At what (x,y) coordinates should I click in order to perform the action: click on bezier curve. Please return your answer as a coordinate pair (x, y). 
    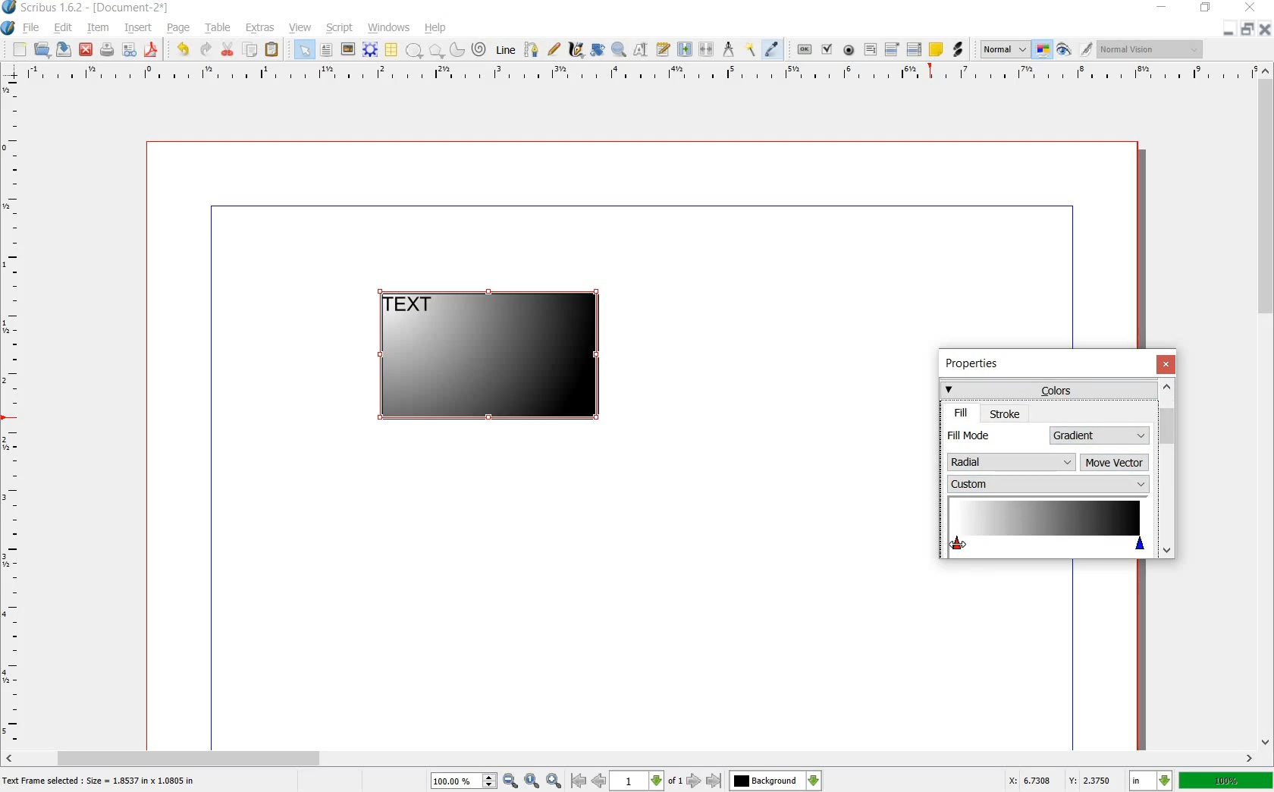
    Looking at the image, I should click on (532, 51).